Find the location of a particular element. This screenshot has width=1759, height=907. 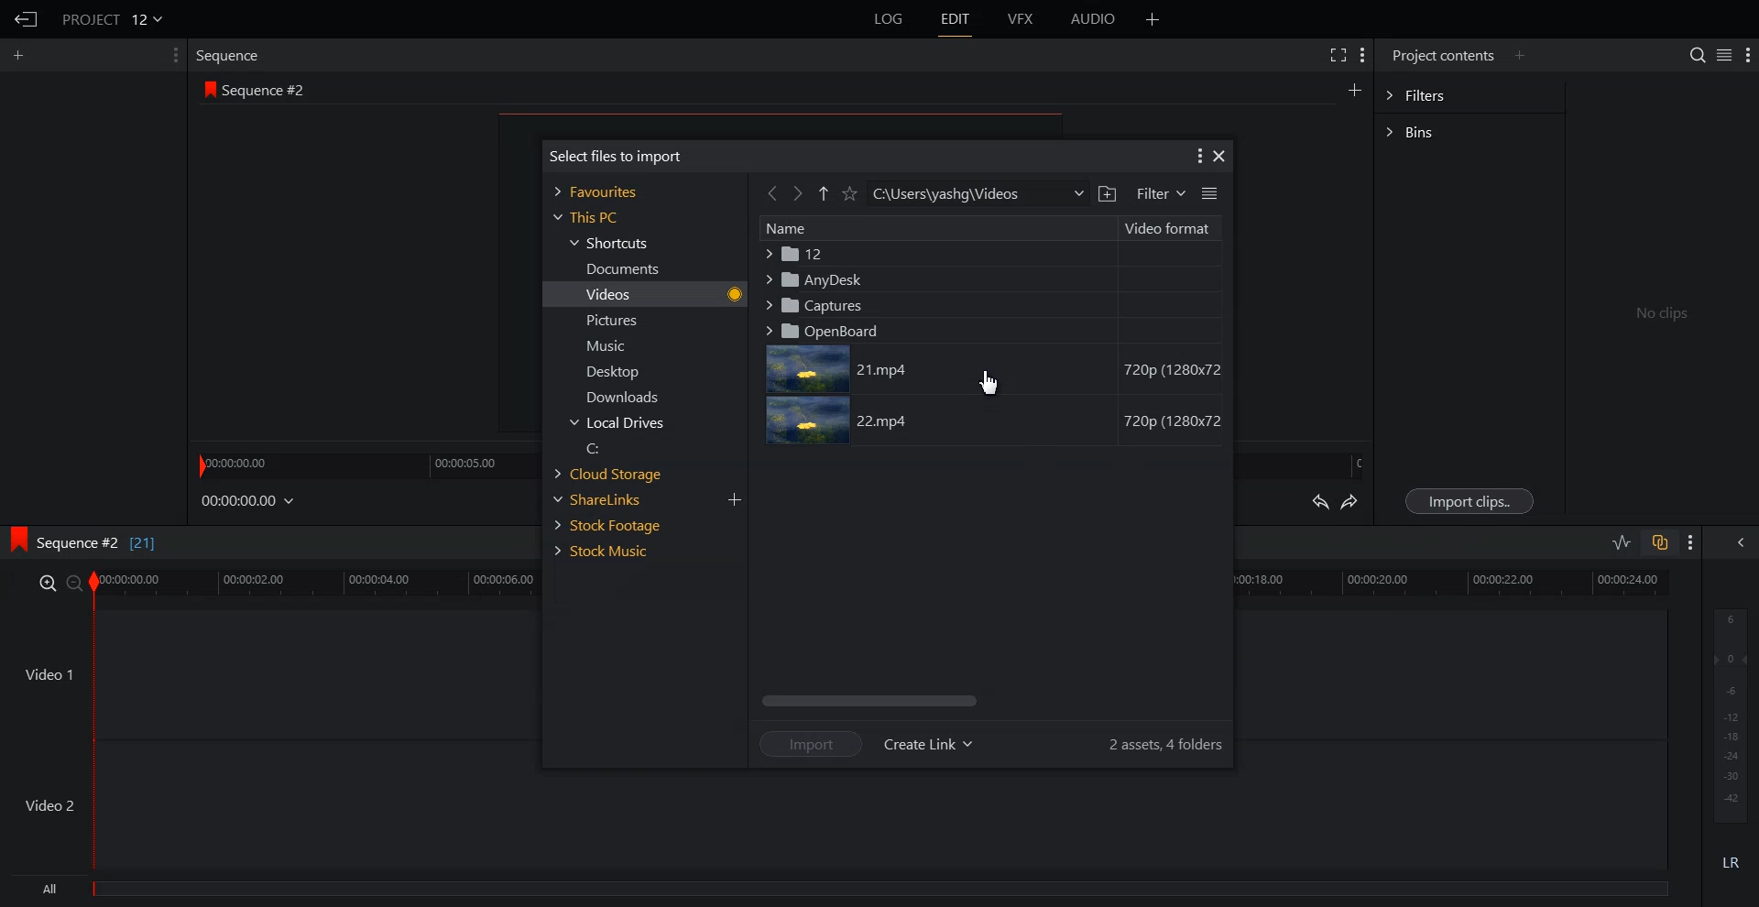

Undo is located at coordinates (1319, 501).